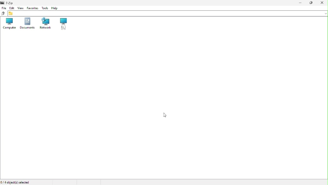  What do you see at coordinates (311, 3) in the screenshot?
I see `Restore` at bounding box center [311, 3].